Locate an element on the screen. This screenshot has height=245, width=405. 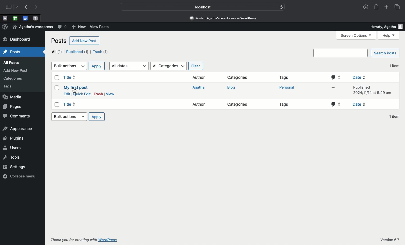
Comments is located at coordinates (18, 116).